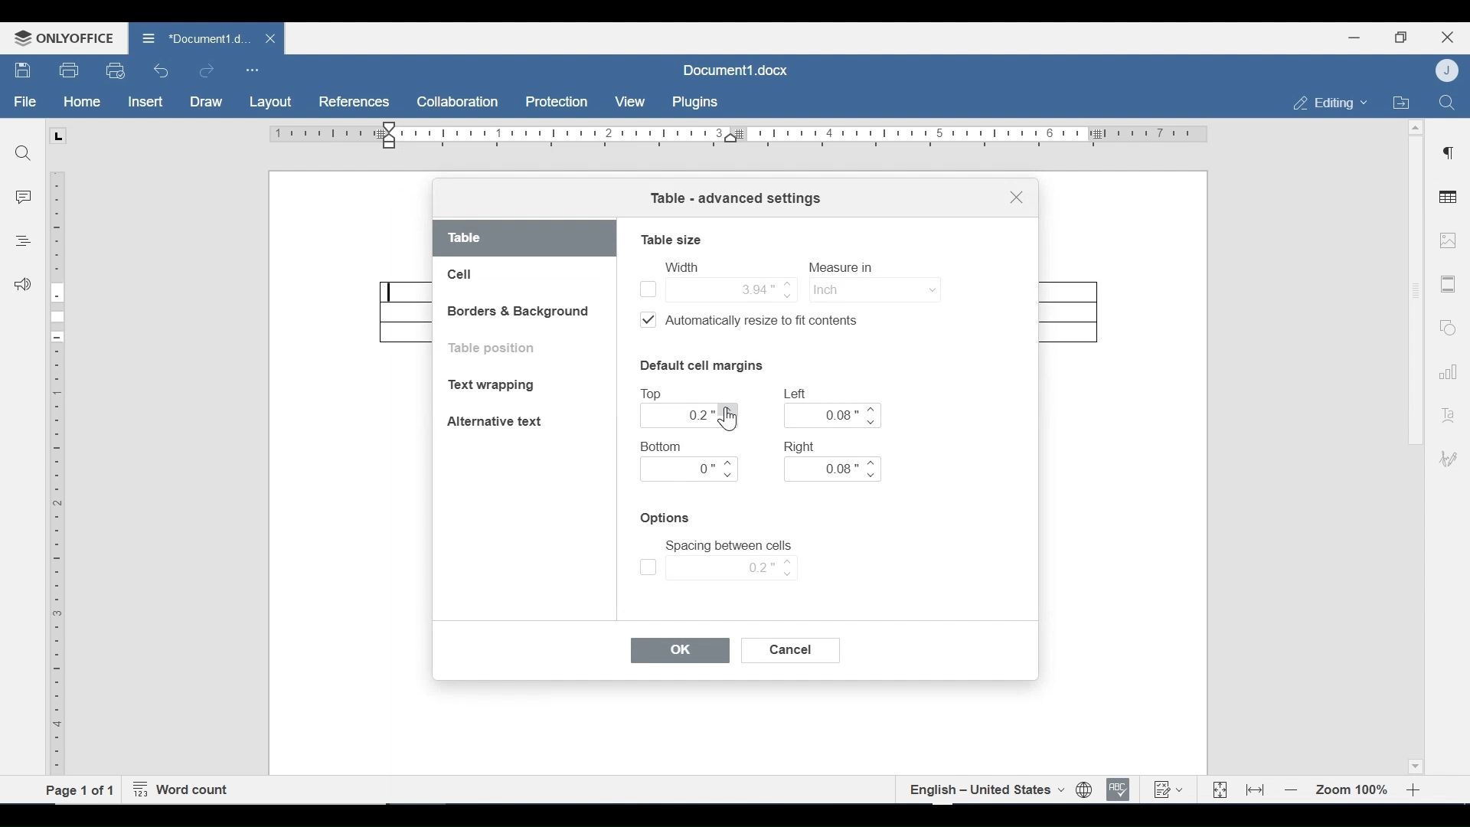 The height and width of the screenshot is (827, 1470). I want to click on Restore, so click(1400, 38).